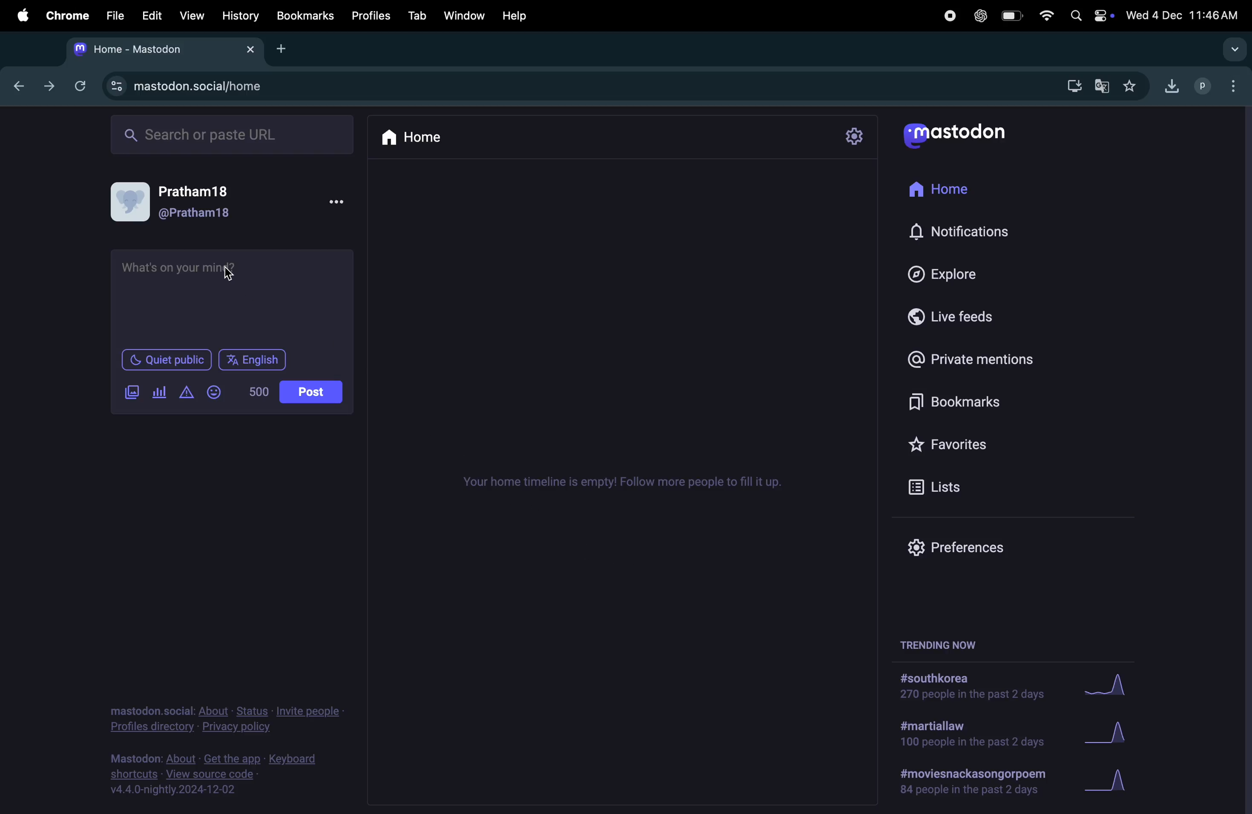 The width and height of the screenshot is (1252, 814). What do you see at coordinates (461, 17) in the screenshot?
I see `Window` at bounding box center [461, 17].